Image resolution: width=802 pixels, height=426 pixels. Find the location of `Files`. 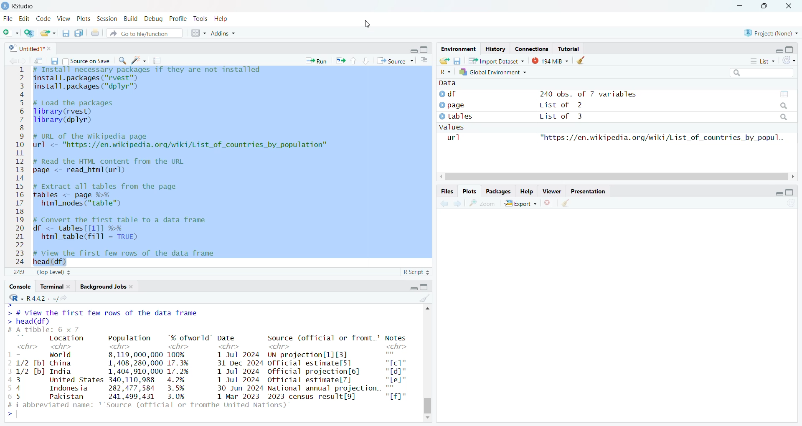

Files is located at coordinates (447, 191).